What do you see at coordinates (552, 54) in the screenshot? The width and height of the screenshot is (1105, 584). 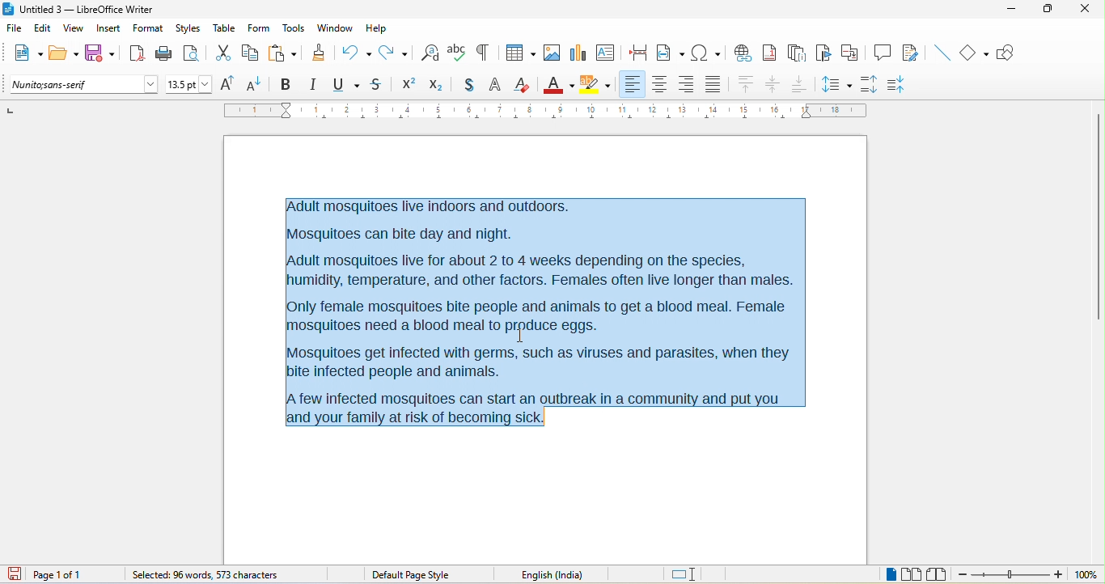 I see `image` at bounding box center [552, 54].